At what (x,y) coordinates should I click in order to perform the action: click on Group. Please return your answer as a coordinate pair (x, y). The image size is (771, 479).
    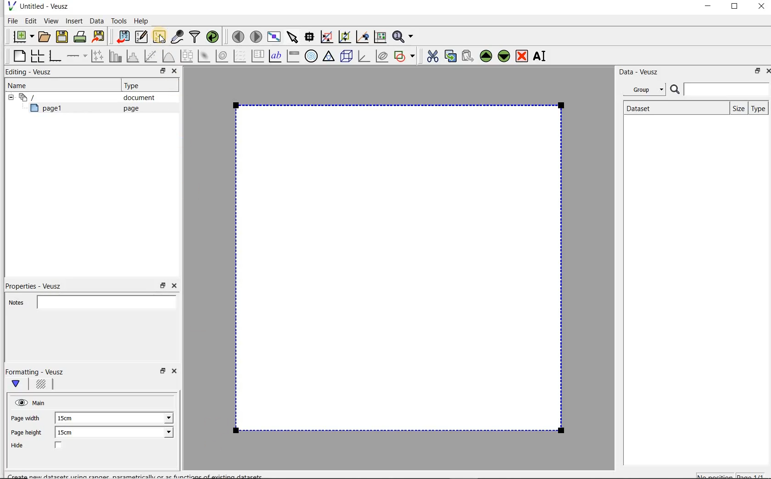
    Looking at the image, I should click on (647, 91).